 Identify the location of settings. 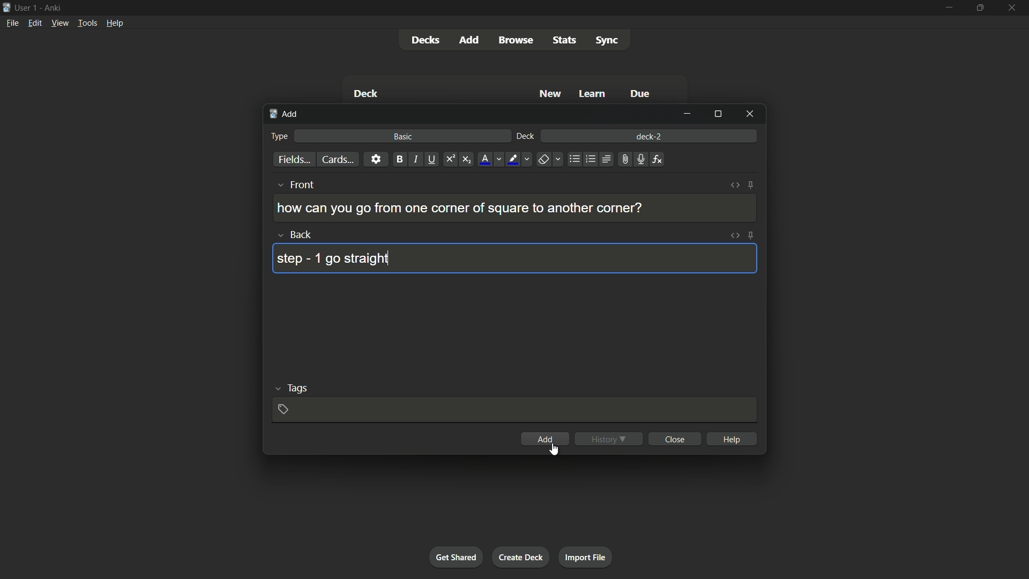
(376, 160).